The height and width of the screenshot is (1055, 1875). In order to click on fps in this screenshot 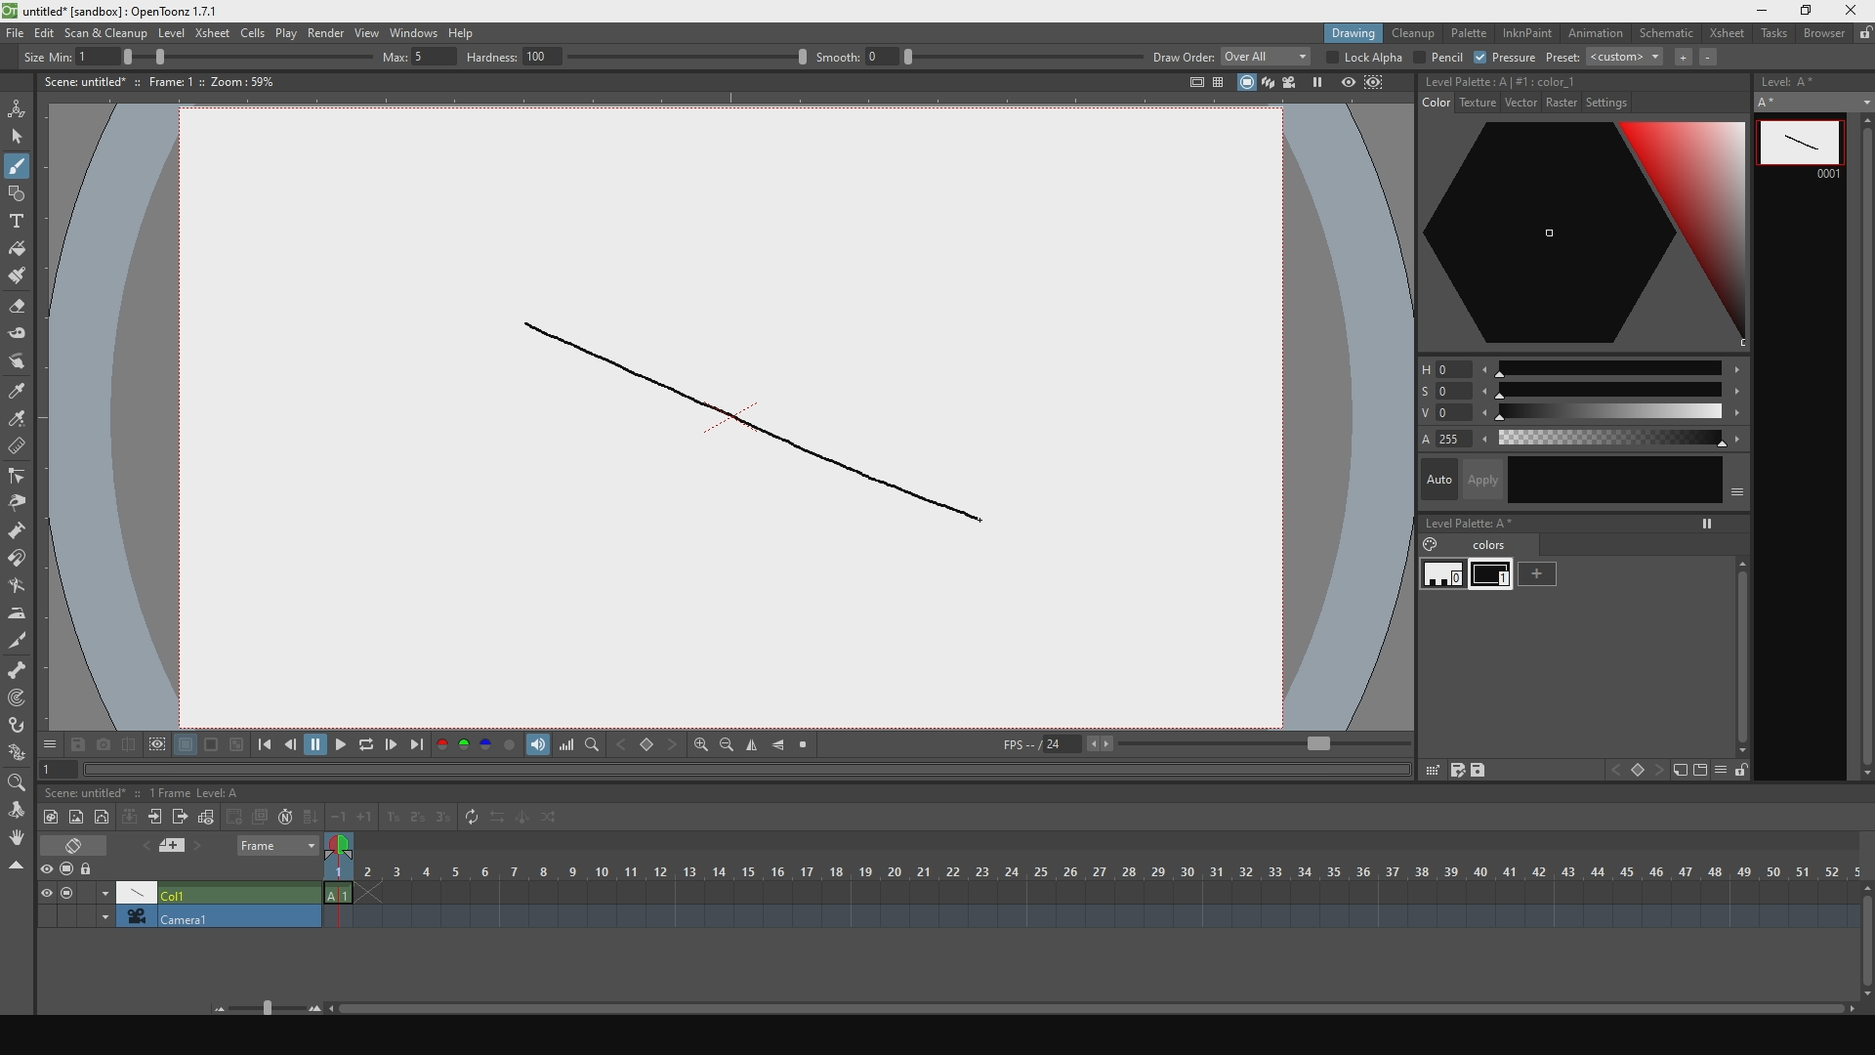, I will do `click(1207, 744)`.